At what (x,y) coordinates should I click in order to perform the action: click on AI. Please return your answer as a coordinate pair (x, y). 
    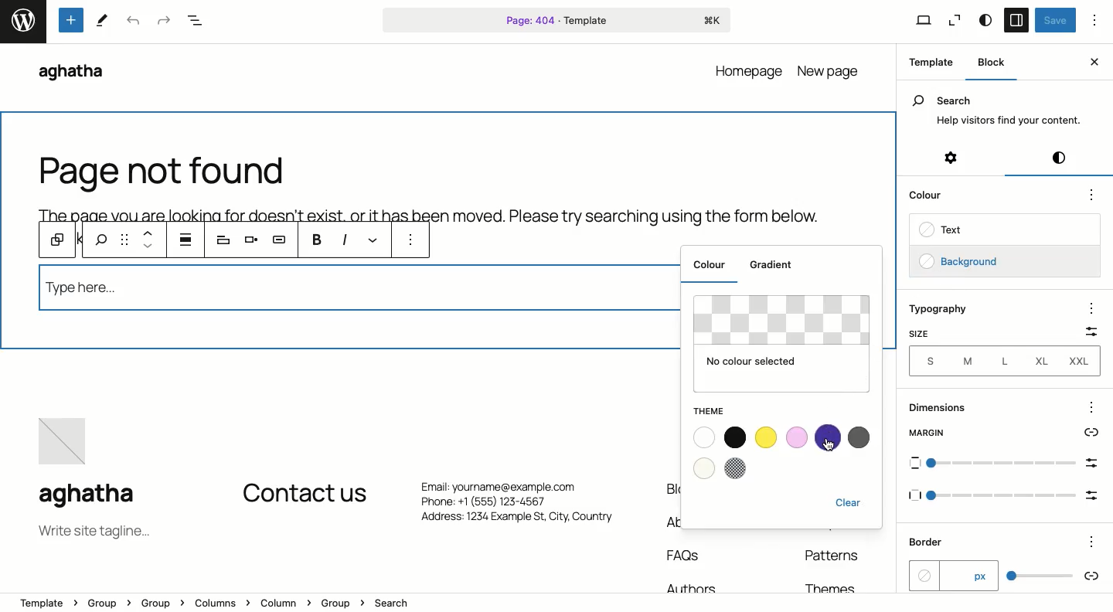
    Looking at the image, I should click on (281, 241).